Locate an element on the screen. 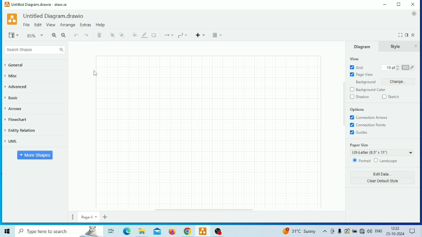 This screenshot has width=422, height=237. UML is located at coordinates (12, 141).